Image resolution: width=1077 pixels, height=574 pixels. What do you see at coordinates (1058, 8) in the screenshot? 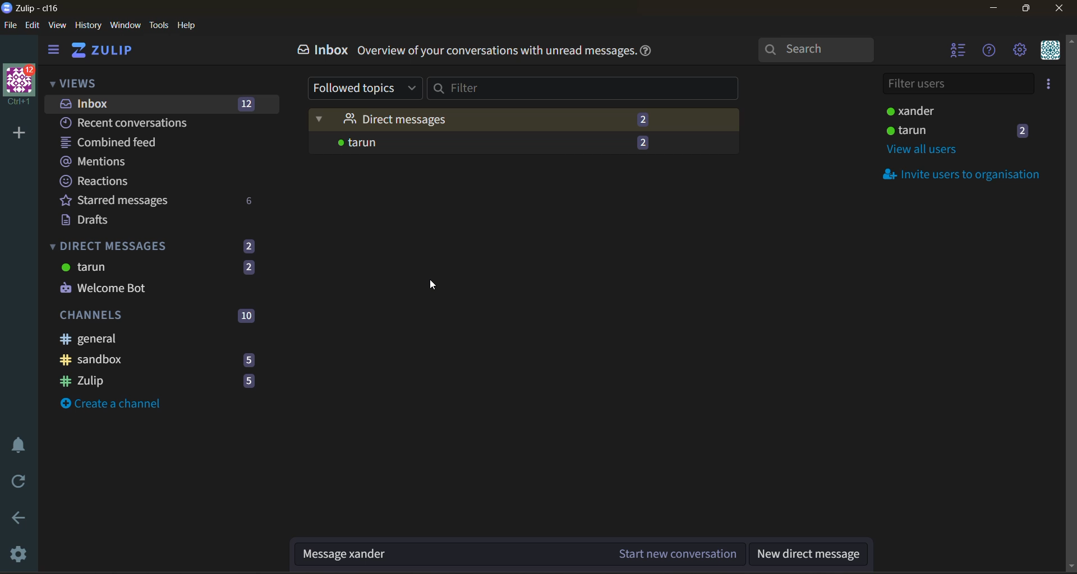
I see `close` at bounding box center [1058, 8].